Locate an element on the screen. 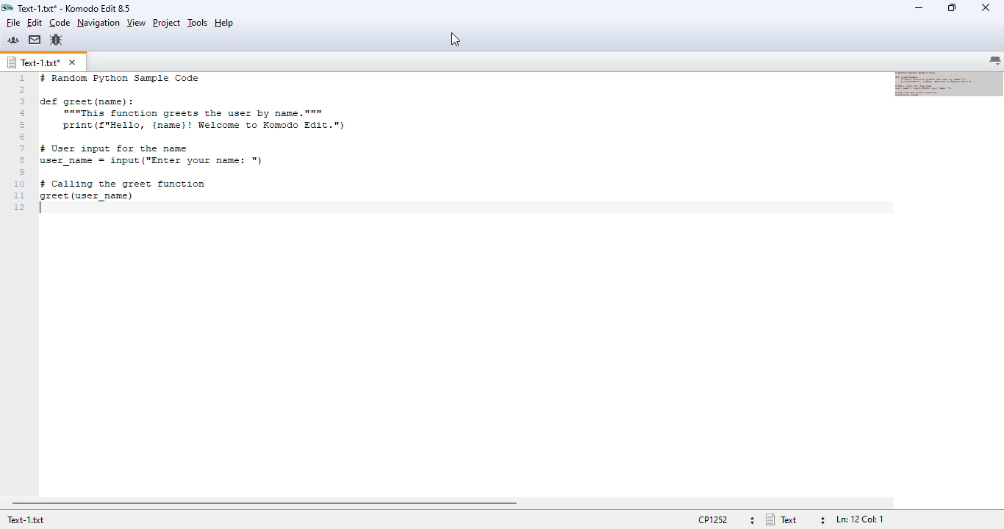 This screenshot has width=1004, height=529. project is located at coordinates (166, 23).